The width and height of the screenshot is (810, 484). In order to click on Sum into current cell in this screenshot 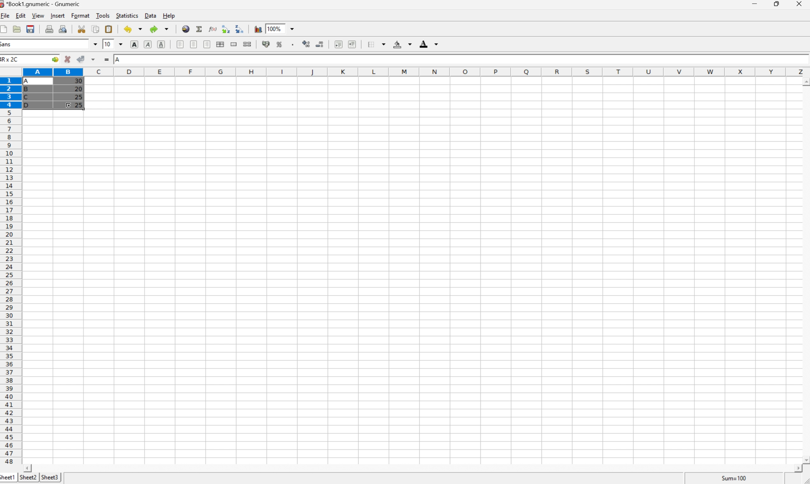, I will do `click(200, 28)`.